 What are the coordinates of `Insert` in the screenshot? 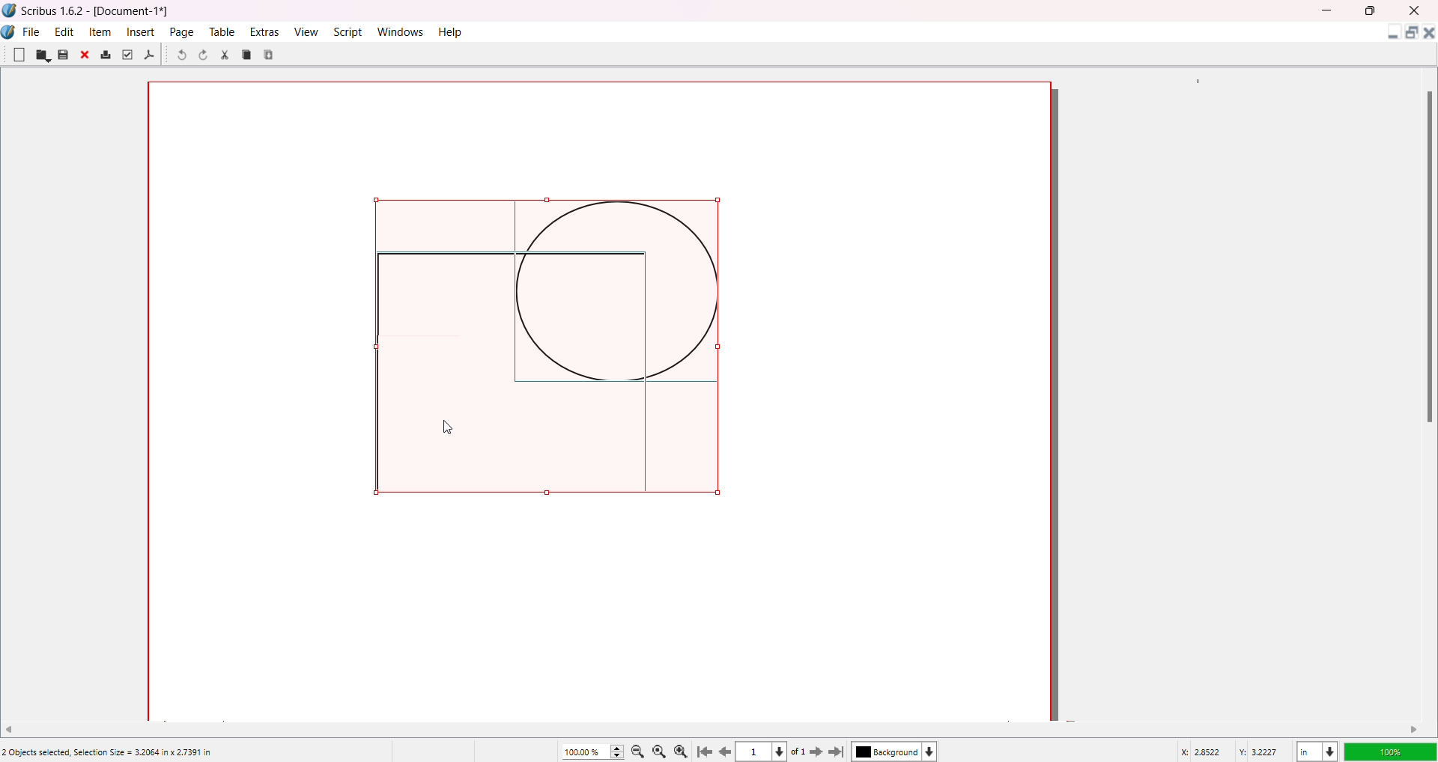 It's located at (142, 31).